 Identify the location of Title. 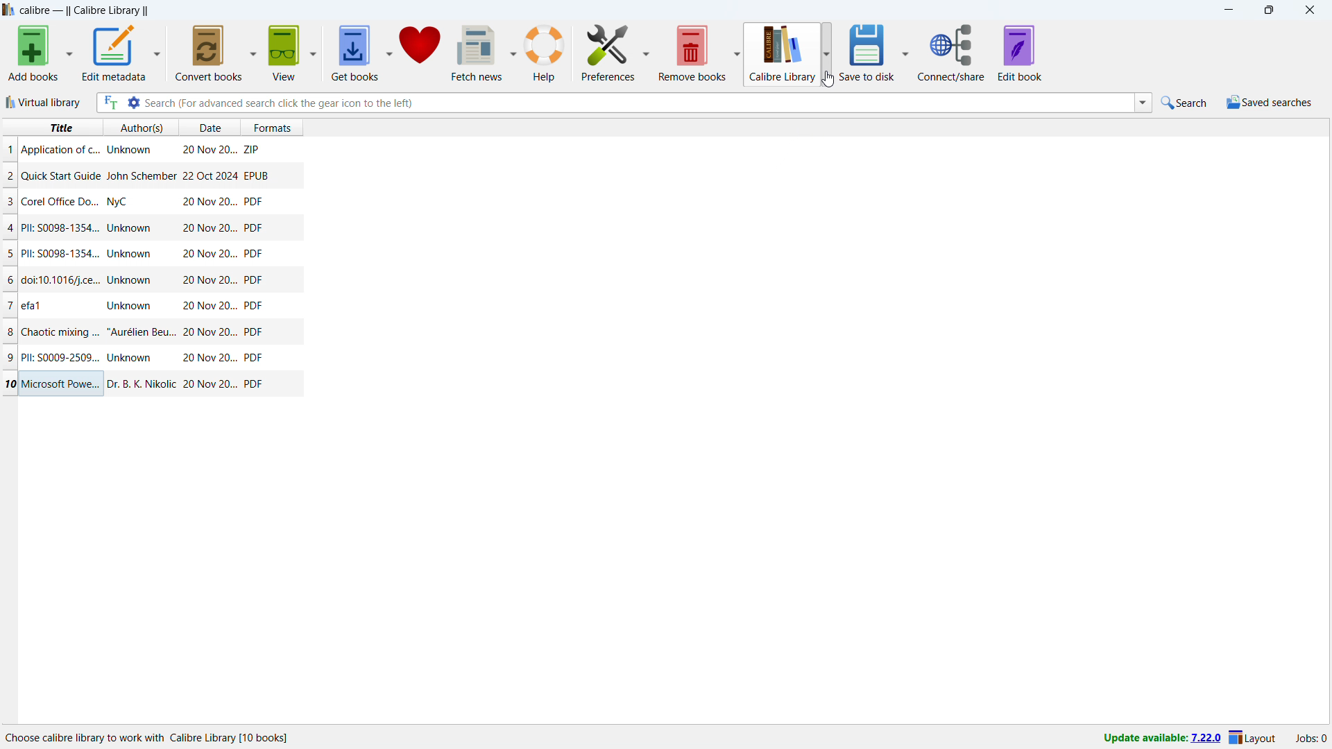
(61, 175).